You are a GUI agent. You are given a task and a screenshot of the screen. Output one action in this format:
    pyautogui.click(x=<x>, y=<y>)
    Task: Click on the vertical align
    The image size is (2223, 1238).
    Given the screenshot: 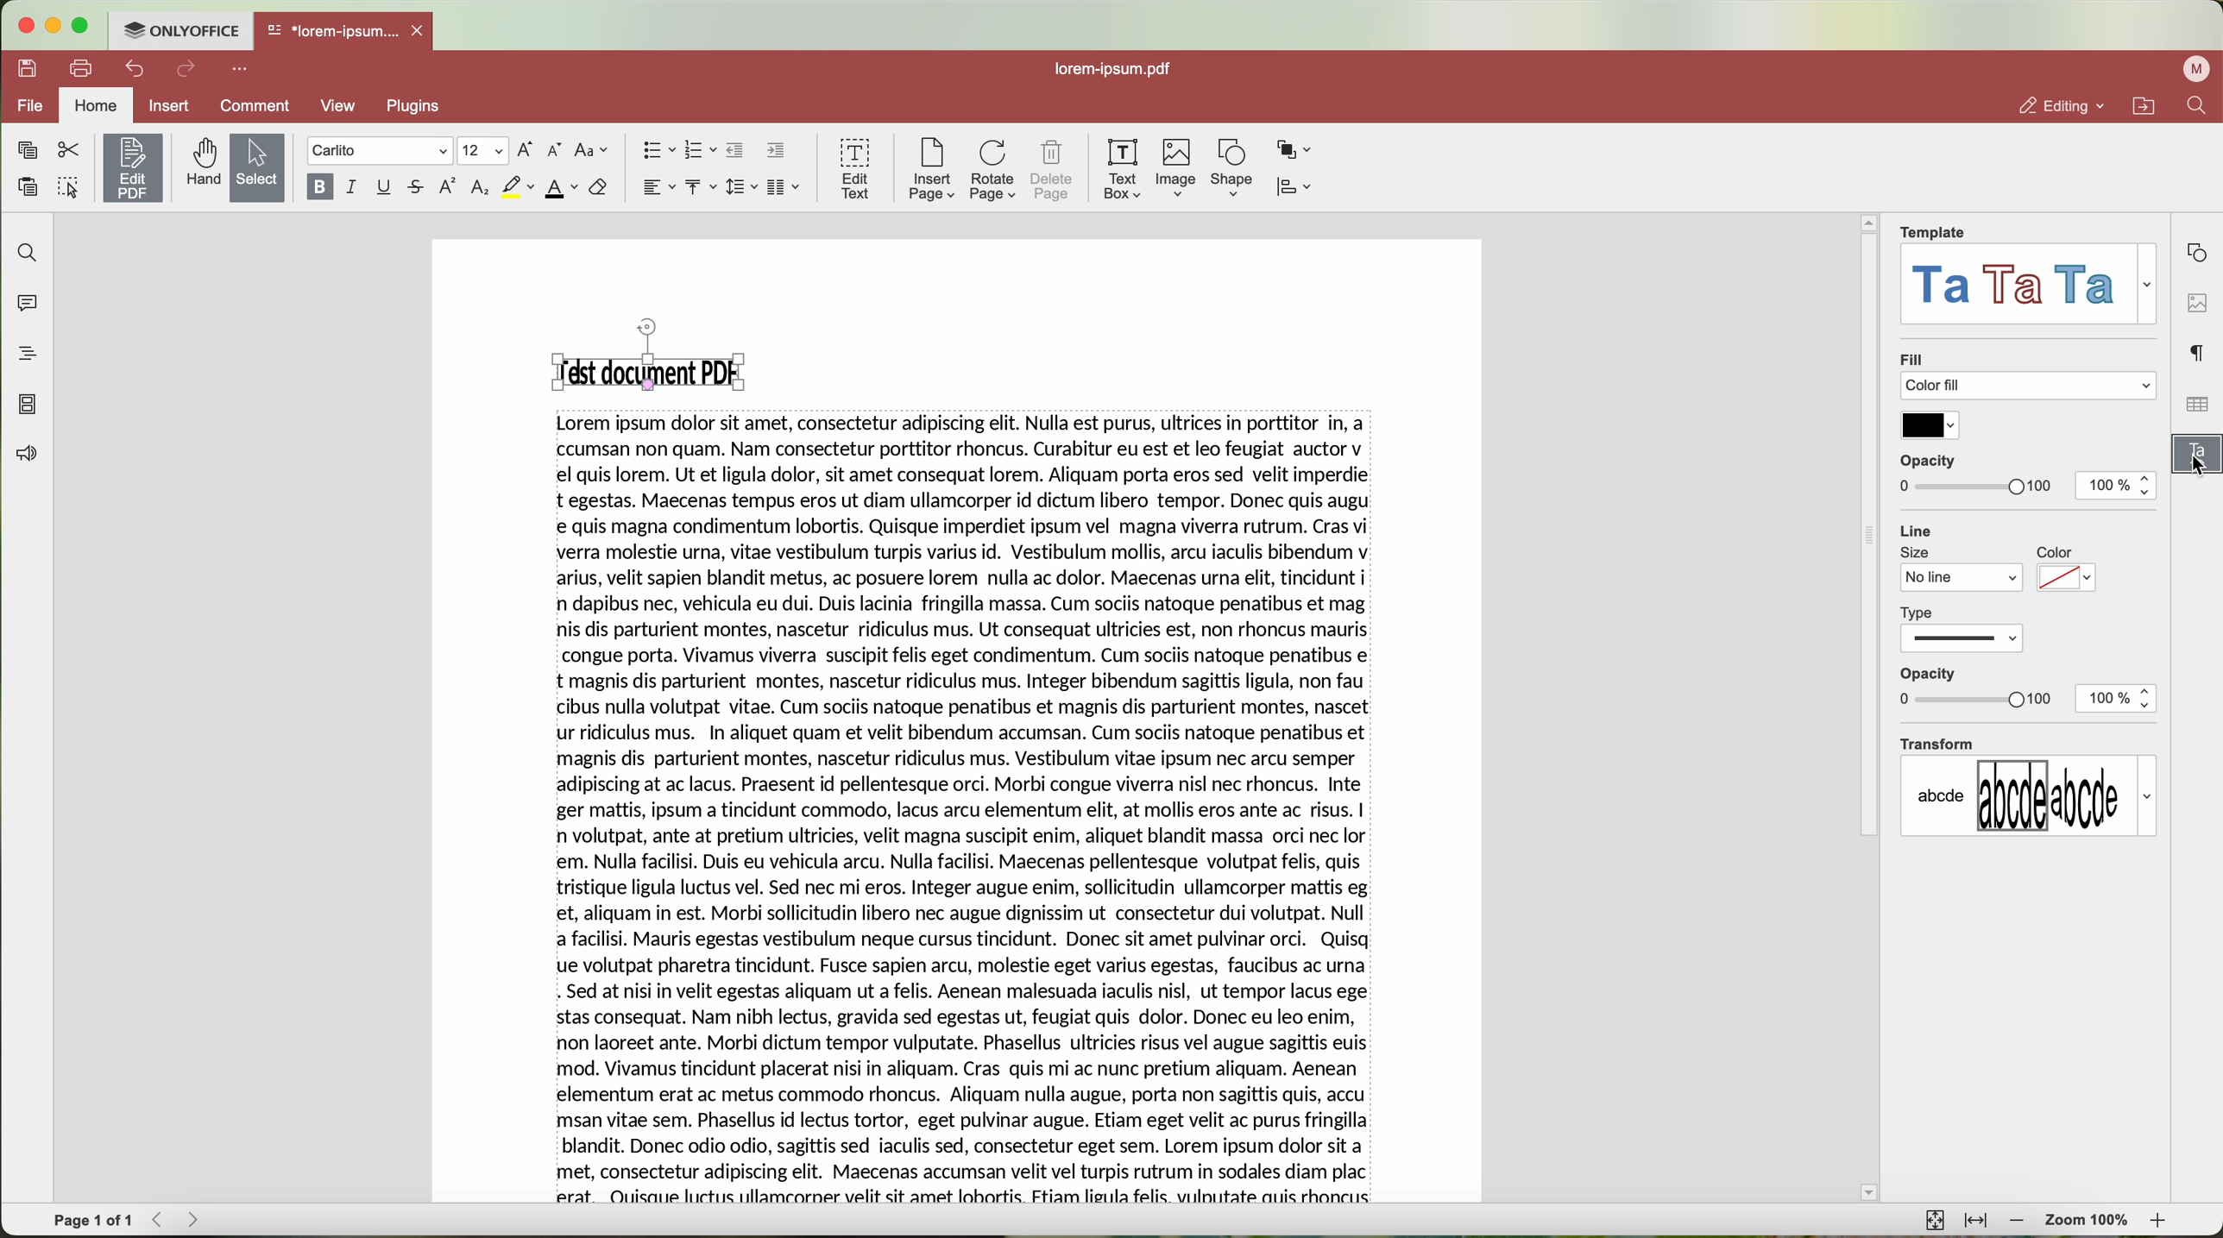 What is the action you would take?
    pyautogui.click(x=702, y=187)
    